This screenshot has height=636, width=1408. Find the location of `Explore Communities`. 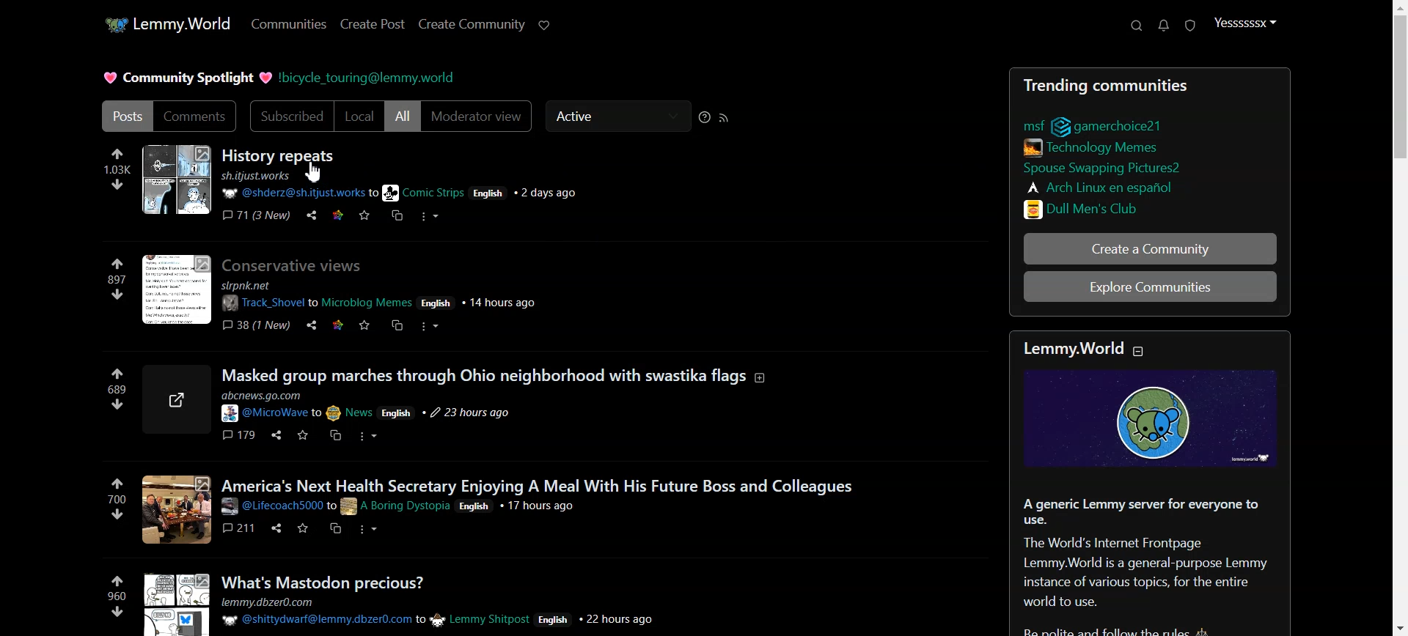

Explore Communities is located at coordinates (1149, 287).